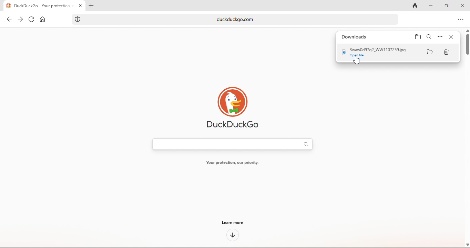 Image resolution: width=470 pixels, height=248 pixels. What do you see at coordinates (235, 105) in the screenshot?
I see ` duck duck go logo` at bounding box center [235, 105].